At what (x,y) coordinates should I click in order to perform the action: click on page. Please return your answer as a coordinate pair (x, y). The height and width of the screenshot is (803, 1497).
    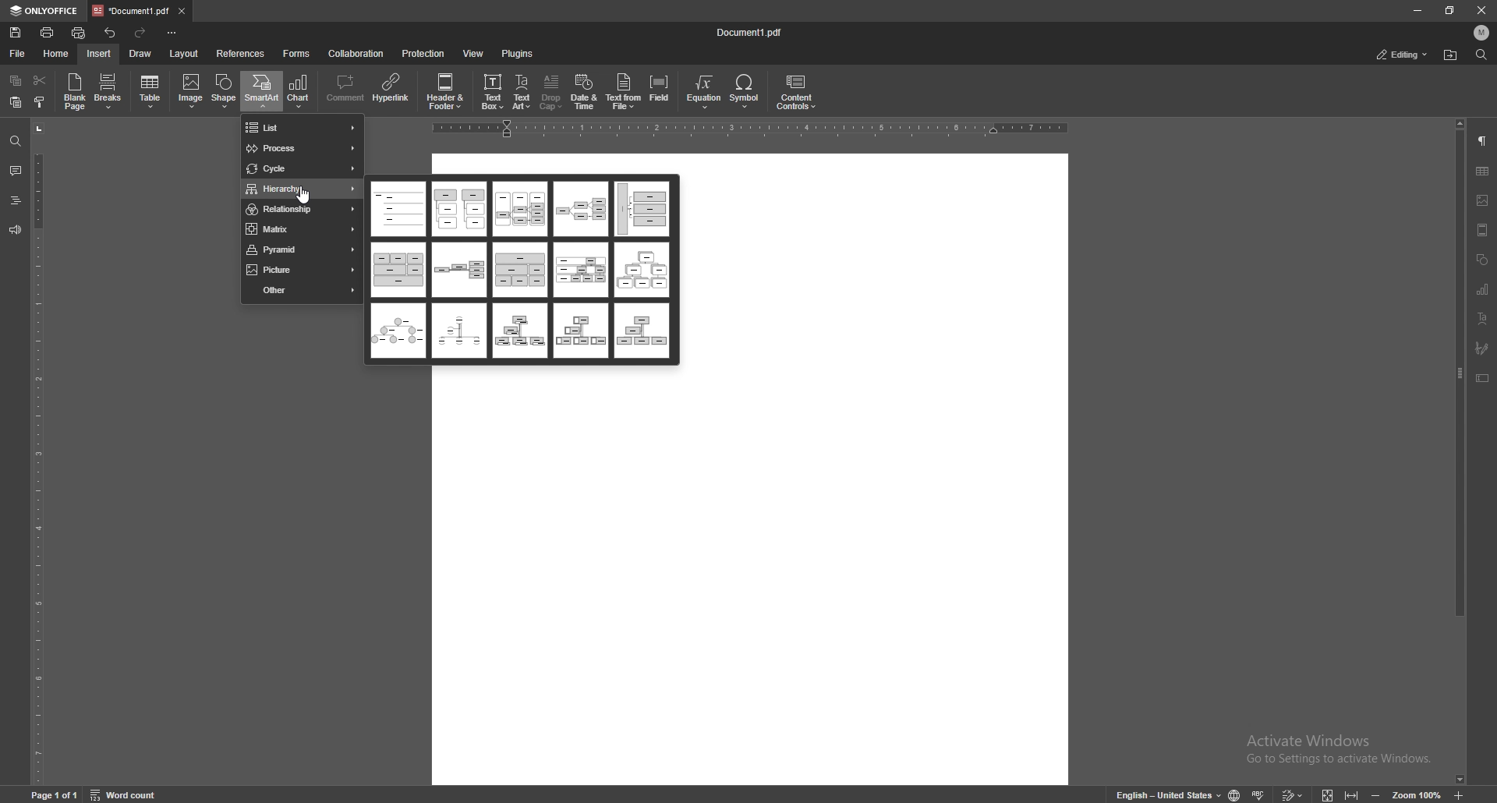
    Looking at the image, I should click on (56, 794).